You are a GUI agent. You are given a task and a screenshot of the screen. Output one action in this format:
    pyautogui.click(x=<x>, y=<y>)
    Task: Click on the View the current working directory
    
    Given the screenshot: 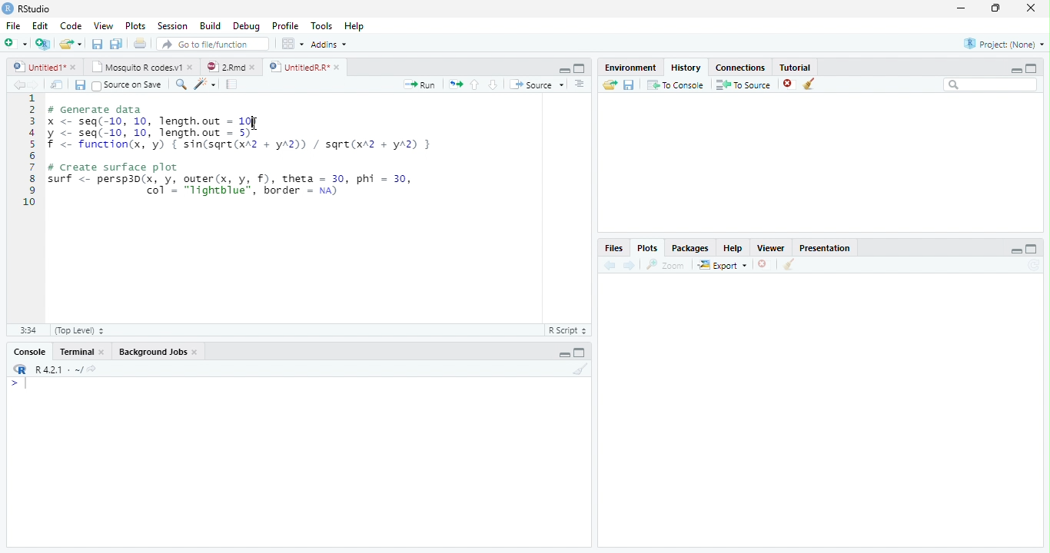 What is the action you would take?
    pyautogui.click(x=92, y=367)
    